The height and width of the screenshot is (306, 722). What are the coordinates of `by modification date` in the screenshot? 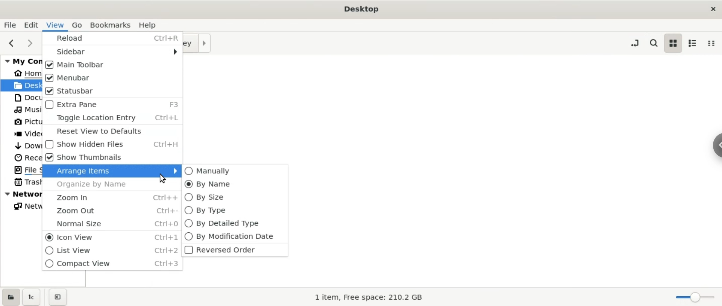 It's located at (236, 237).